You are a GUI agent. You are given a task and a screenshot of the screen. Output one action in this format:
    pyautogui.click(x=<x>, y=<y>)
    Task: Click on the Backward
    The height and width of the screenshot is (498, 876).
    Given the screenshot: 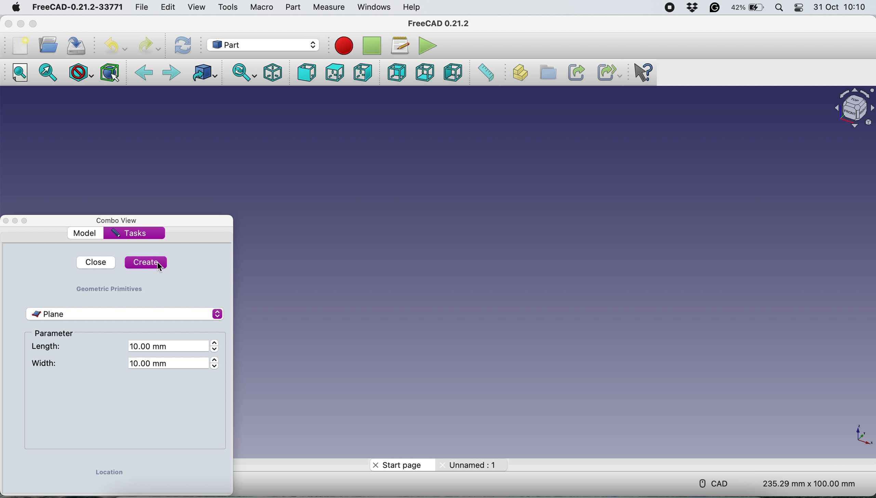 What is the action you would take?
    pyautogui.click(x=145, y=72)
    